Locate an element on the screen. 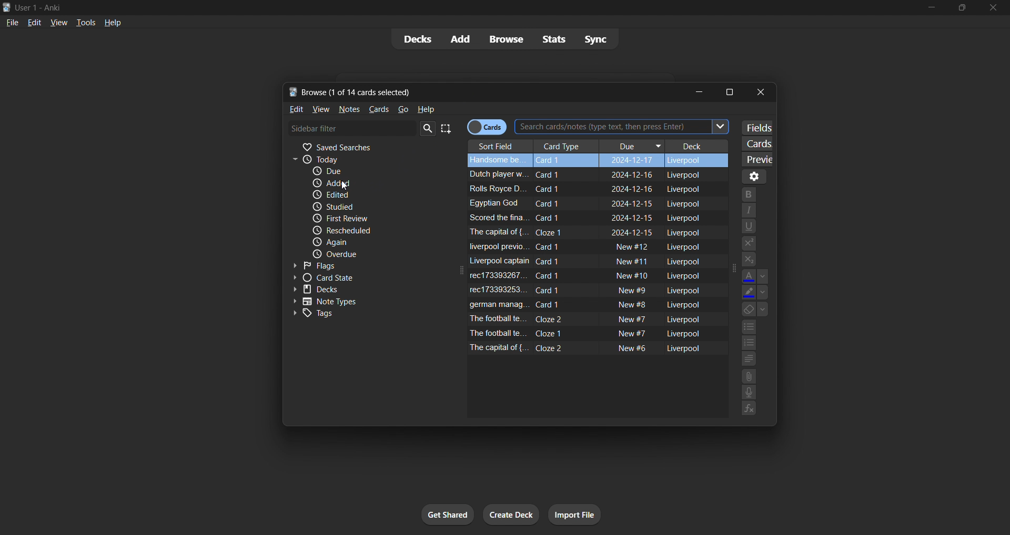 The height and width of the screenshot is (535, 1010). flags filter toggle is located at coordinates (364, 265).